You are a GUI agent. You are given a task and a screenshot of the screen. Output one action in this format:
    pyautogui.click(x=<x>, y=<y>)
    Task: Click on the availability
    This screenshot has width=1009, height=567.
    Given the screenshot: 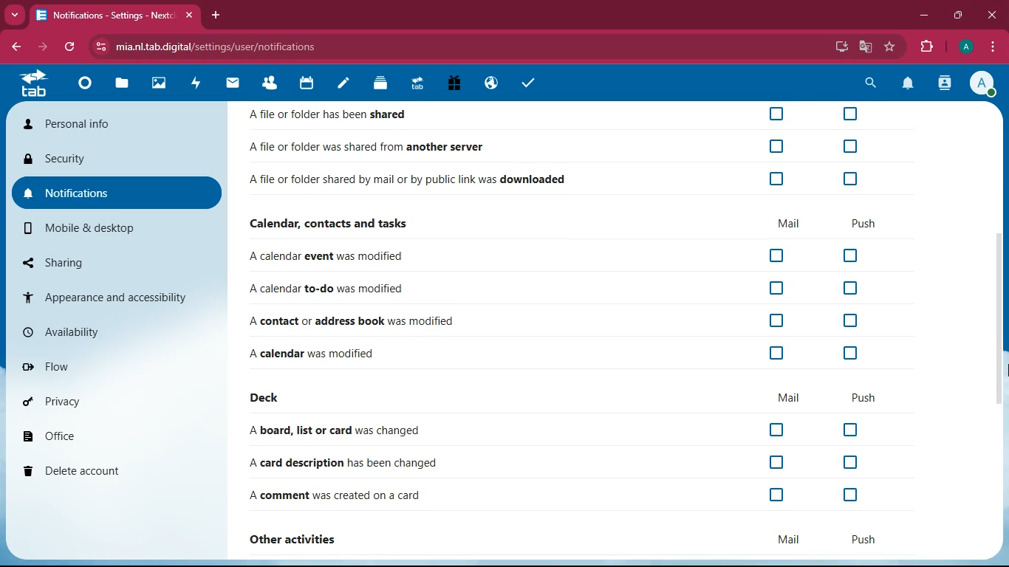 What is the action you would take?
    pyautogui.click(x=115, y=330)
    